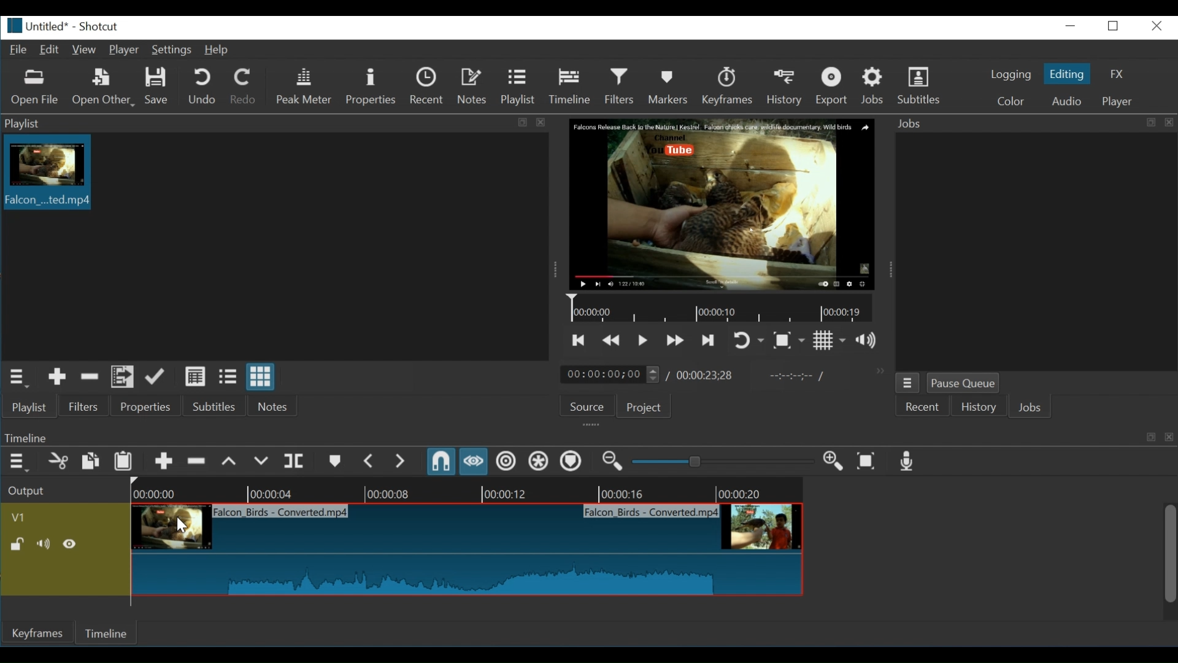  I want to click on Toggle grid display on the player, so click(829, 341).